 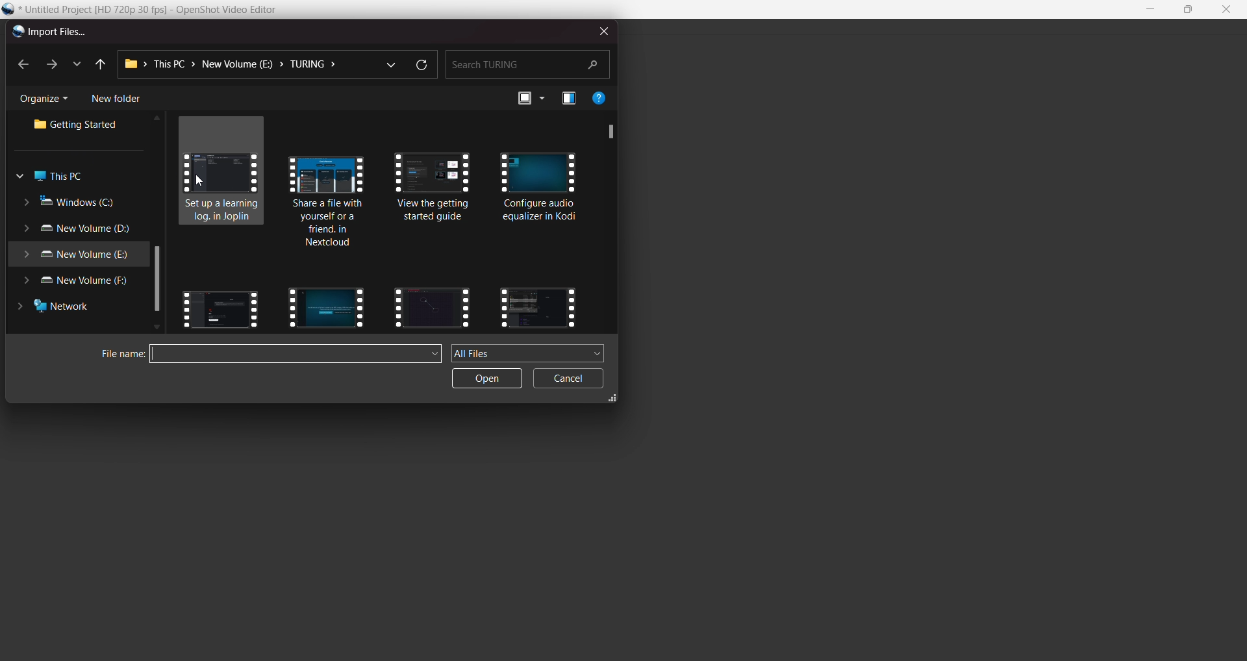 I want to click on expand, so click(x=614, y=400).